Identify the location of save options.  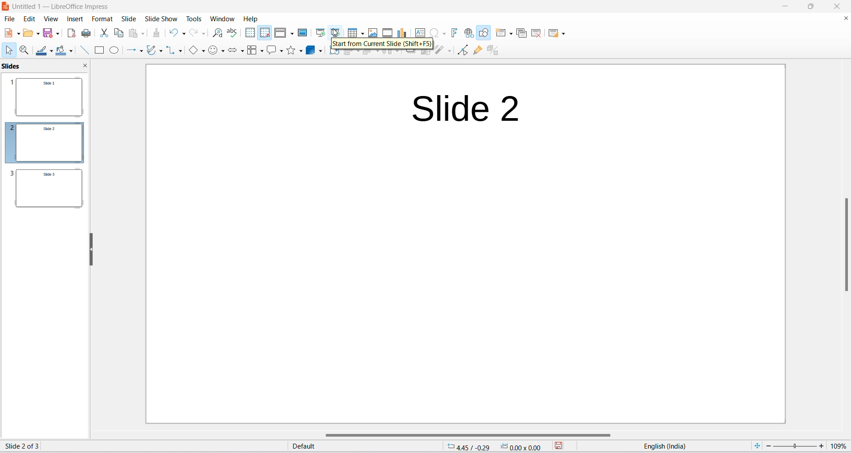
(58, 33).